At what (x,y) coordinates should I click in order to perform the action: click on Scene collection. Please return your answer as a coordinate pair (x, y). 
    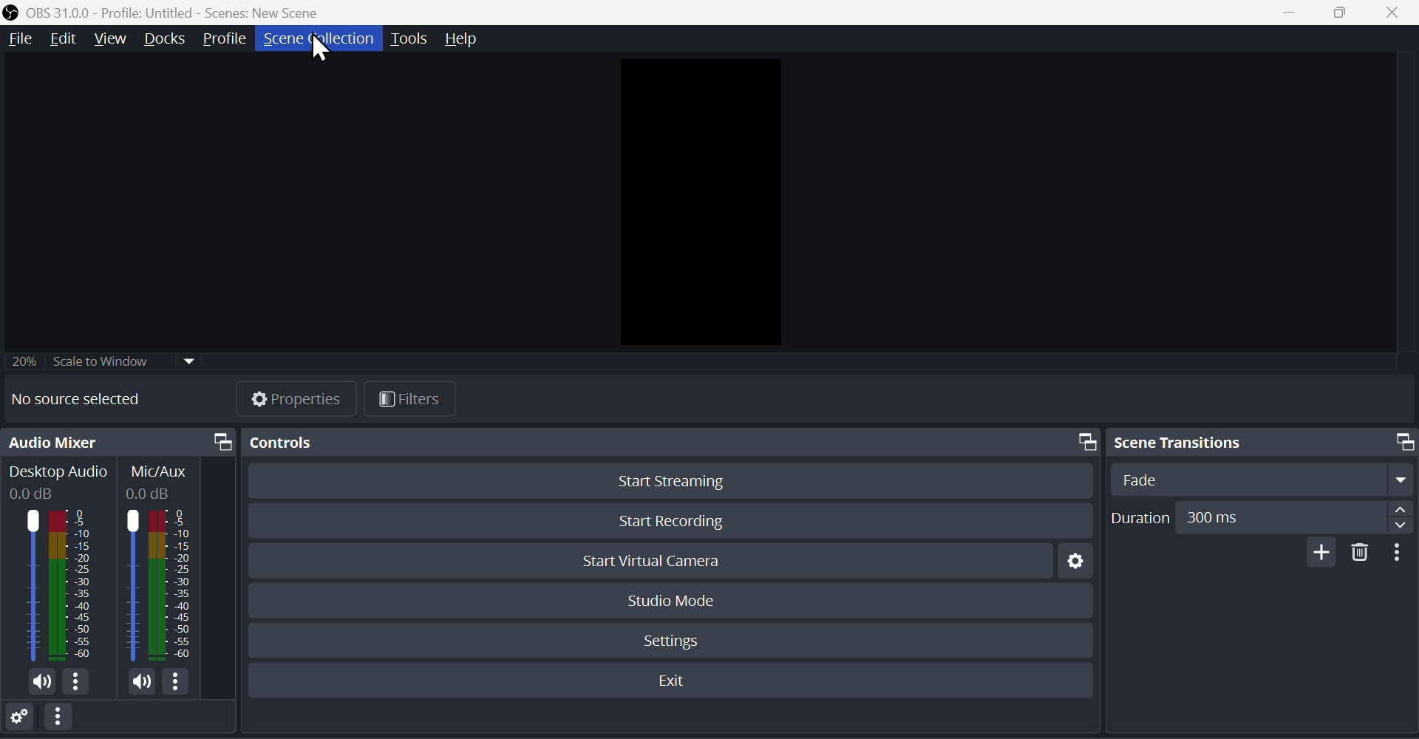
    Looking at the image, I should click on (316, 38).